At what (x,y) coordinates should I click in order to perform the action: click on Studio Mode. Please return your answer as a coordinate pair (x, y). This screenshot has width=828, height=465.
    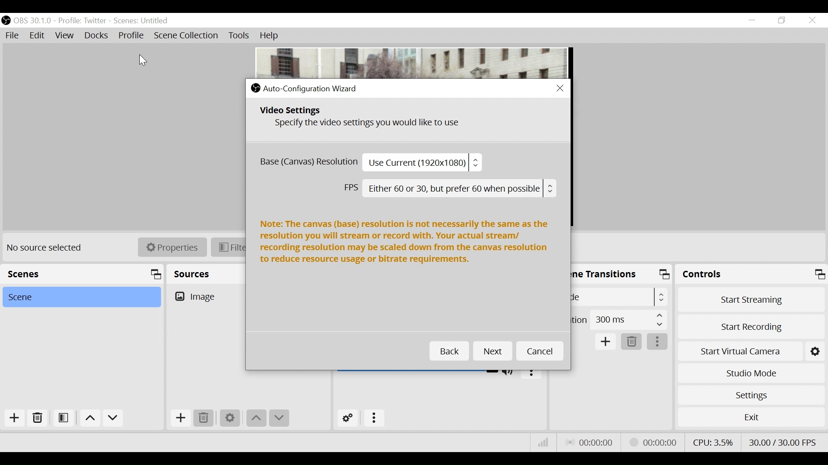
    Looking at the image, I should click on (750, 374).